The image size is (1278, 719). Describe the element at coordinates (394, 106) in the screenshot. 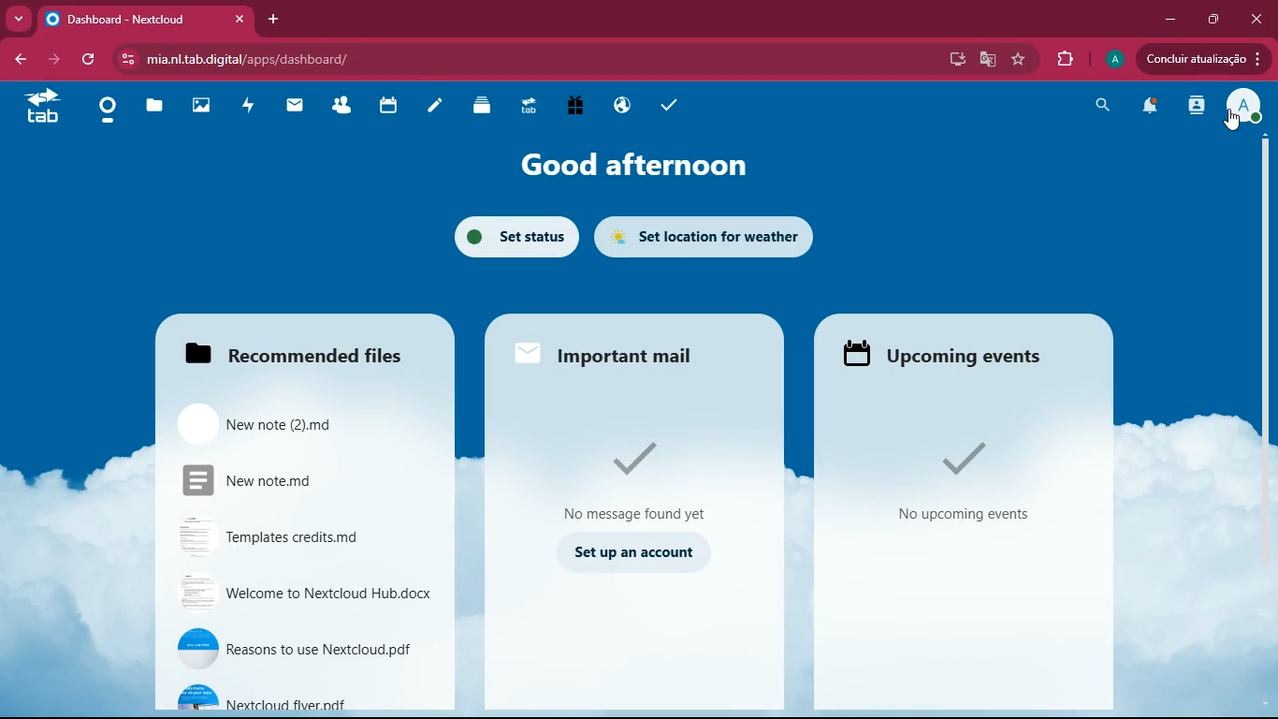

I see `calendar` at that location.